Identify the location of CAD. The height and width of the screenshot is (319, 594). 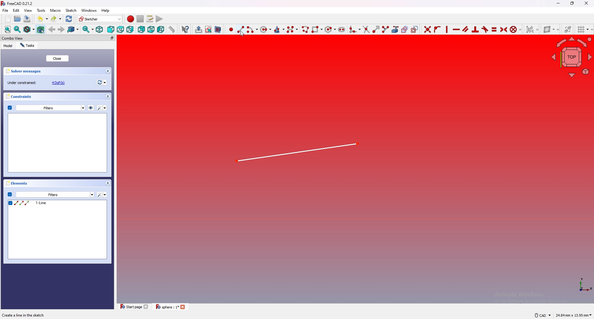
(541, 315).